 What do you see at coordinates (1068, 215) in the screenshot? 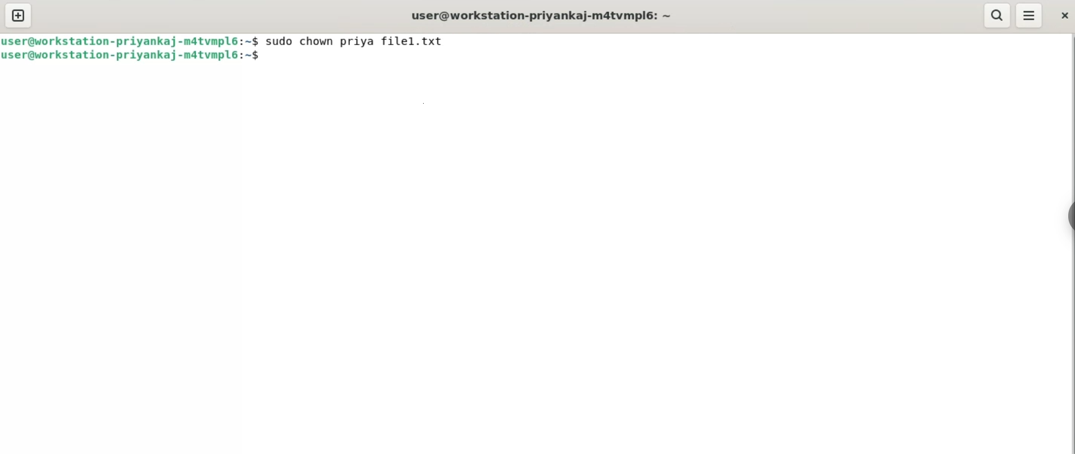
I see `sidebar` at bounding box center [1068, 215].